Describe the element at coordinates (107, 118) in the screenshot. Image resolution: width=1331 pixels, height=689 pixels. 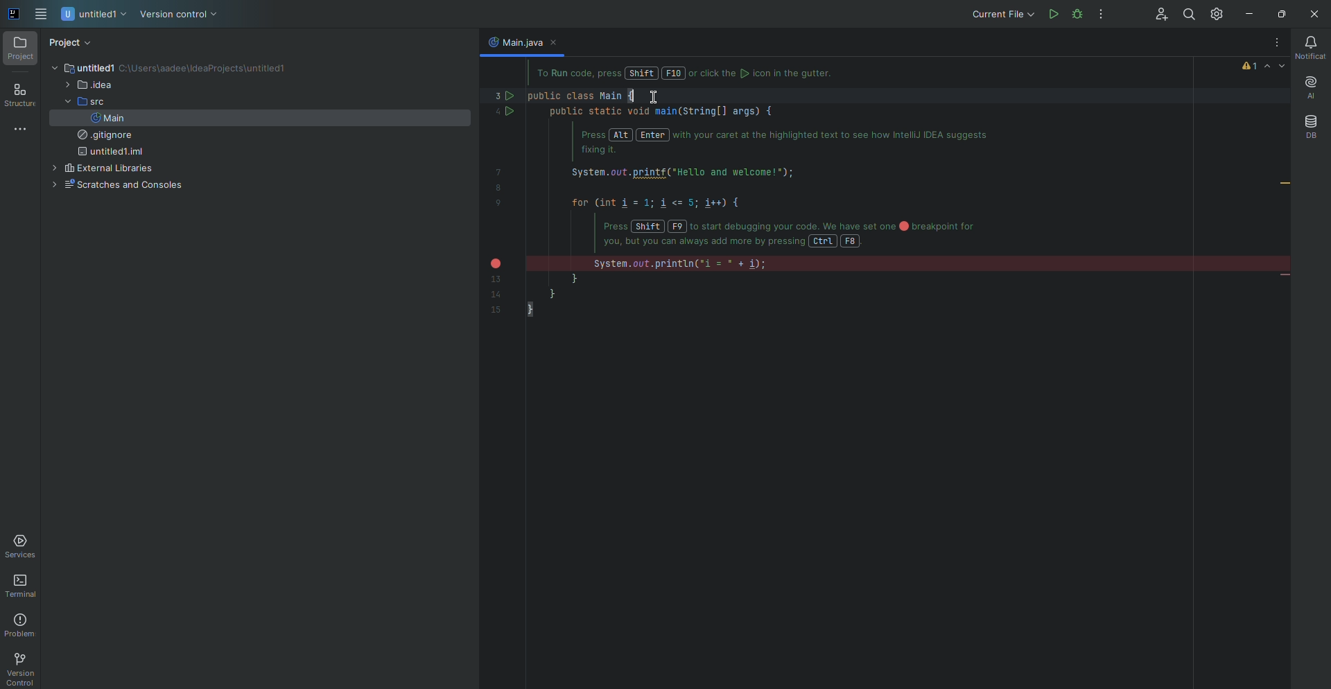
I see `Main` at that location.